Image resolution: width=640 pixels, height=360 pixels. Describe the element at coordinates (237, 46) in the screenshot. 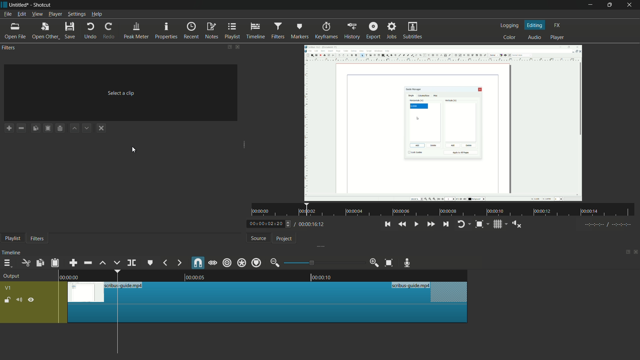

I see `close filters` at that location.